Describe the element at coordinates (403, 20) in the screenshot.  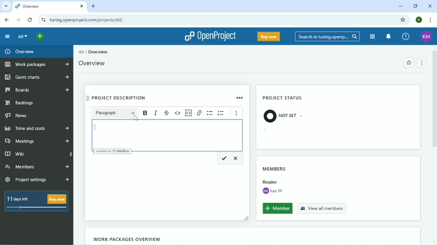
I see `Bookmark this tab` at that location.